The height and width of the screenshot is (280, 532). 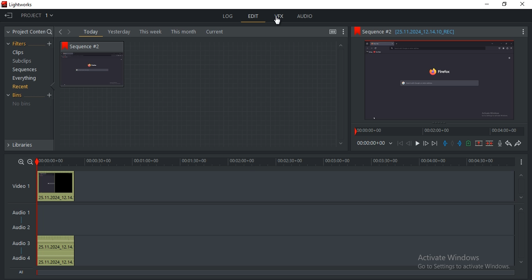 What do you see at coordinates (56, 251) in the screenshot?
I see `Audio clip: 25.11.2024_1.14., 25.11.2024_1.14.` at bounding box center [56, 251].